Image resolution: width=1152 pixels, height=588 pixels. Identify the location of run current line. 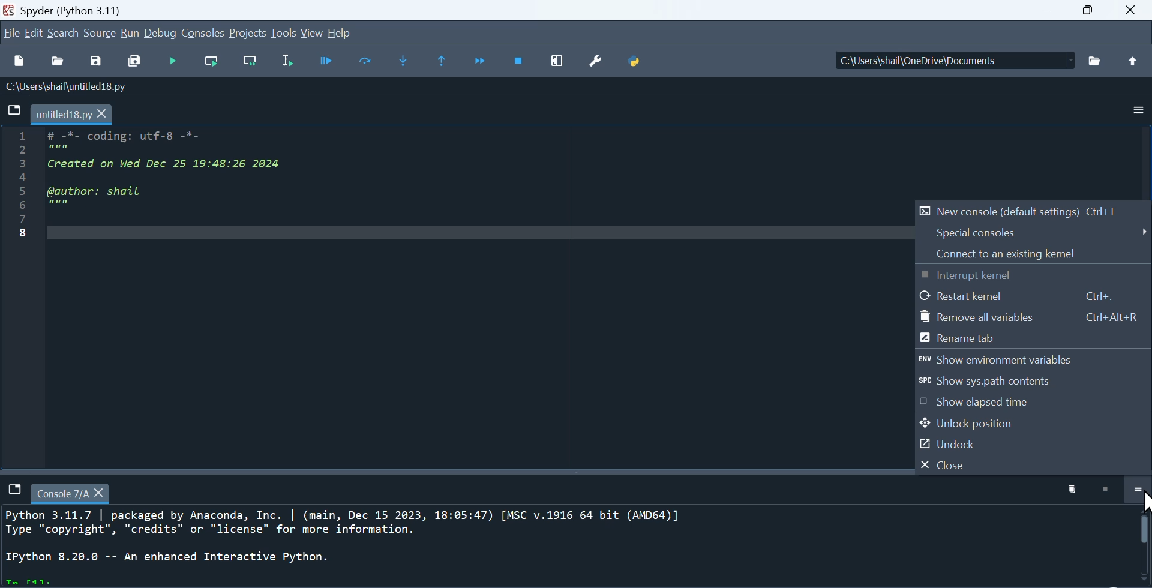
(365, 61).